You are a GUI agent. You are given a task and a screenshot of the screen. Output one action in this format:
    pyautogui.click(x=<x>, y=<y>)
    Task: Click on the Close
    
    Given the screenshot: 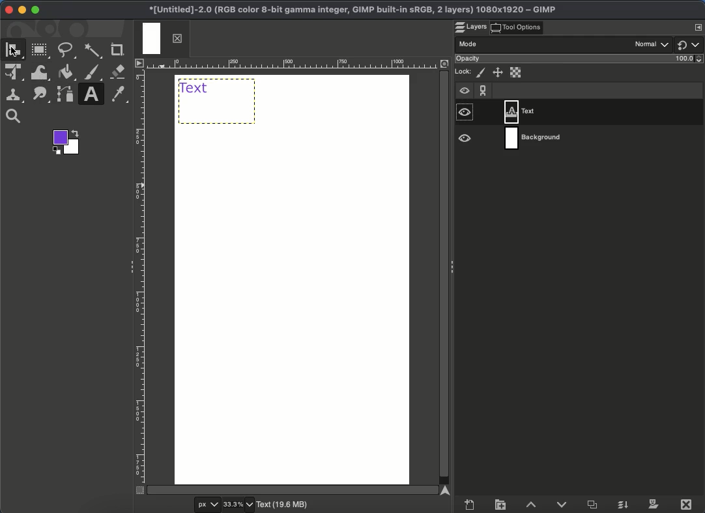 What is the action you would take?
    pyautogui.click(x=8, y=10)
    